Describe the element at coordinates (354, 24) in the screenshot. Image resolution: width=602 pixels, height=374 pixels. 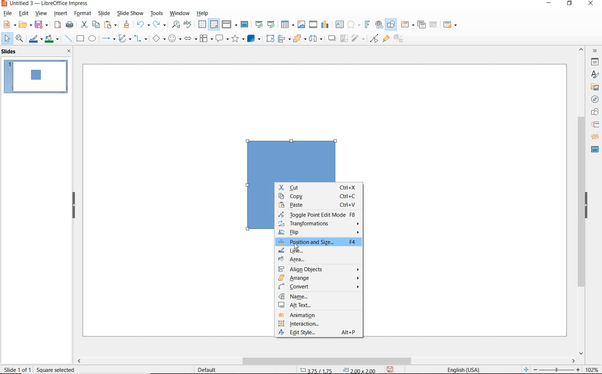
I see `insert special characters` at that location.